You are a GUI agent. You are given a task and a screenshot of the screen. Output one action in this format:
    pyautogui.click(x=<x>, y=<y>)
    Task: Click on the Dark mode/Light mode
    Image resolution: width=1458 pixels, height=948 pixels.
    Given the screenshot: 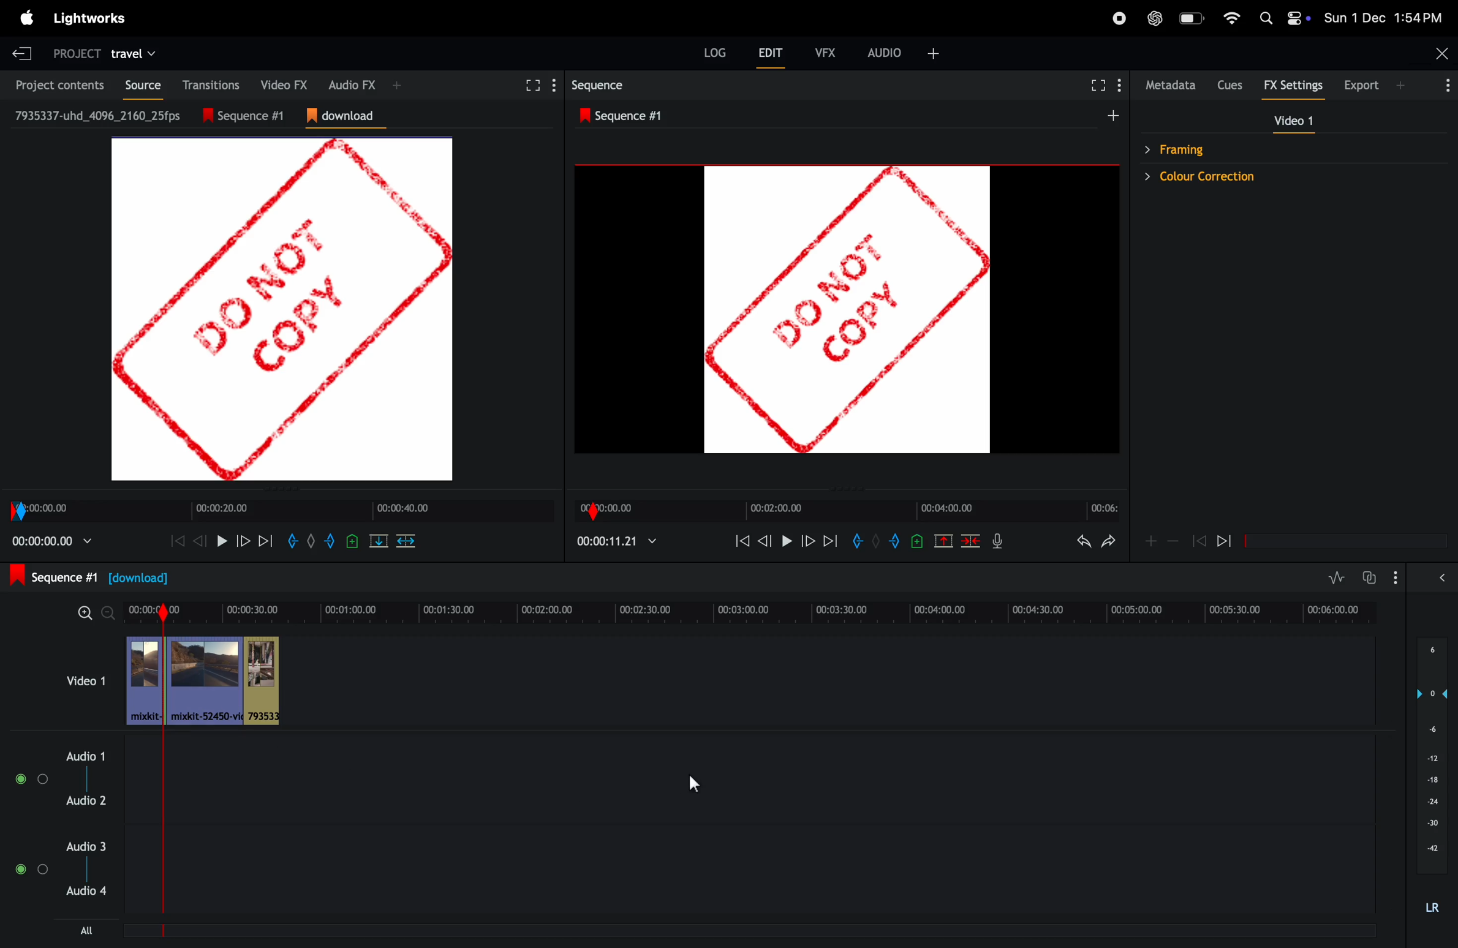 What is the action you would take?
    pyautogui.click(x=1299, y=18)
    